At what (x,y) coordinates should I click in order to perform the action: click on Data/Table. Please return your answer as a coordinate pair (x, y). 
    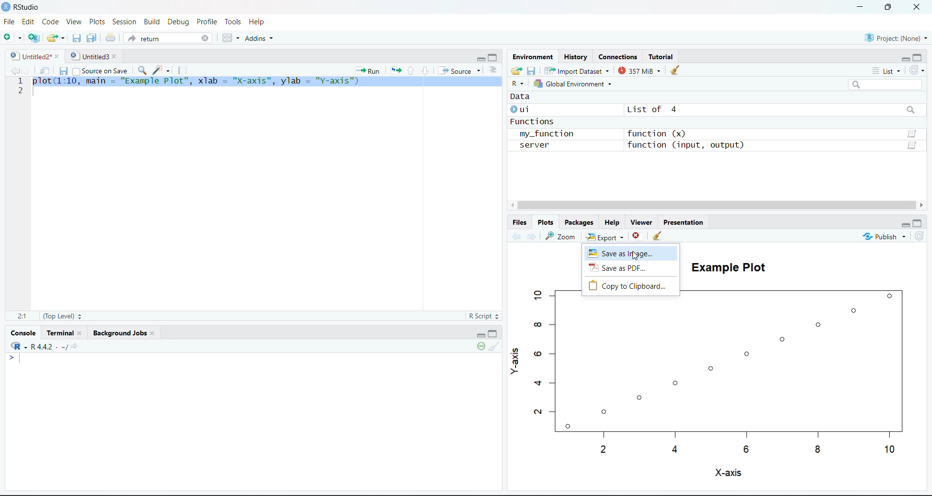
    Looking at the image, I should click on (913, 146).